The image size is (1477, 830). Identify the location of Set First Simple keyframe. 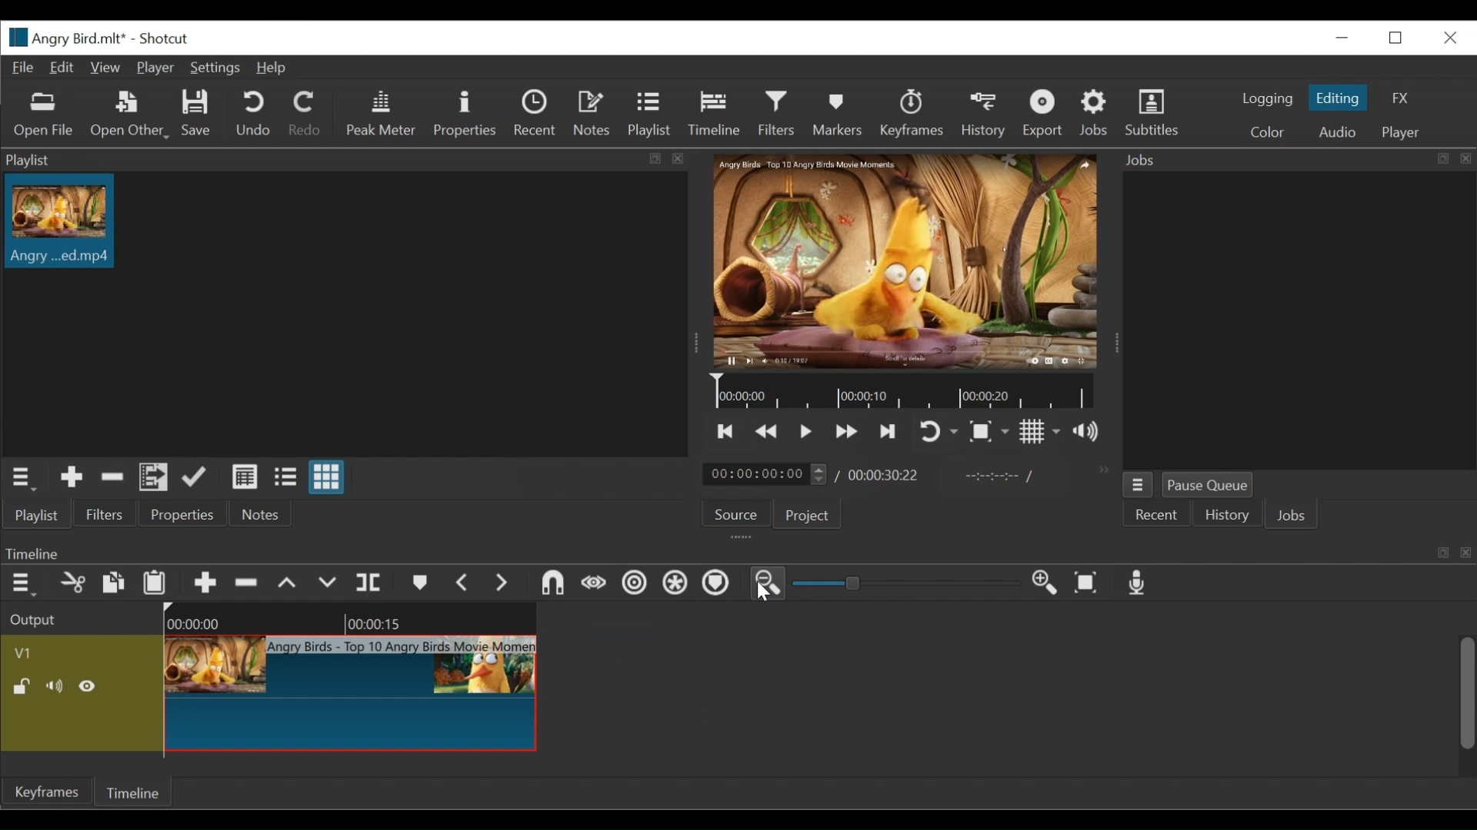
(590, 583).